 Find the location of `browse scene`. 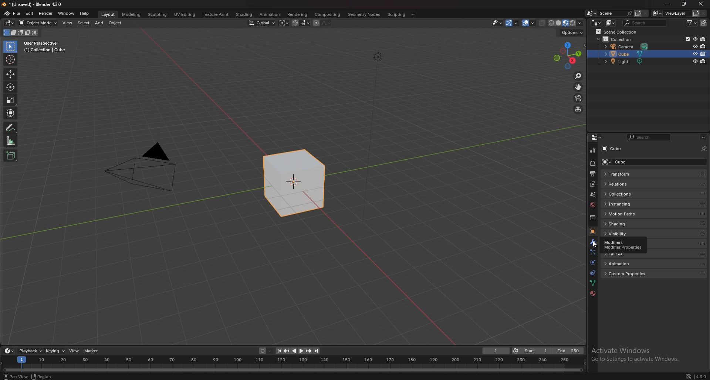

browse scene is located at coordinates (592, 13).